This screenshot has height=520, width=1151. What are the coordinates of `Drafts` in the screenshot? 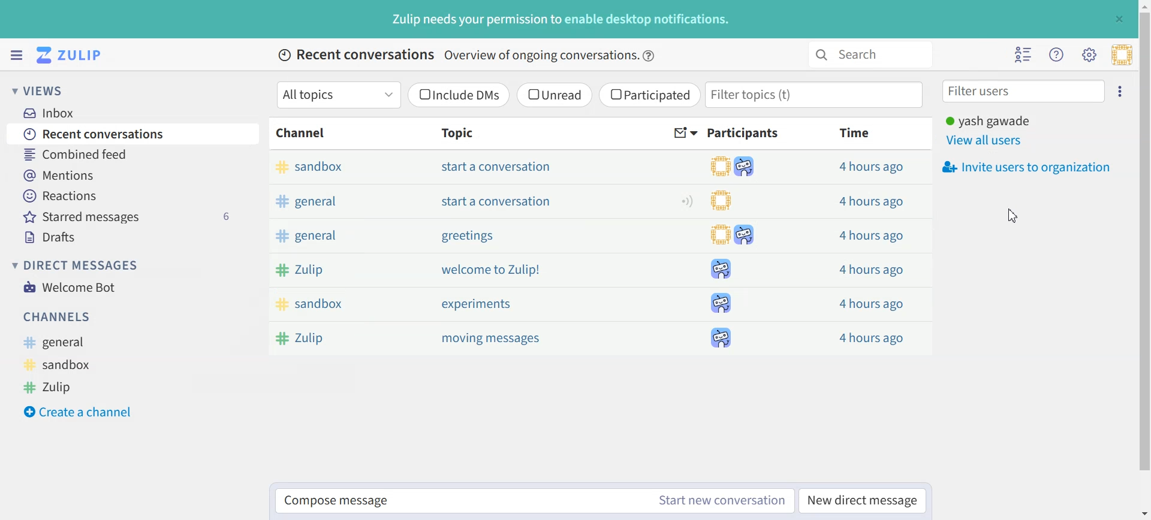 It's located at (135, 237).